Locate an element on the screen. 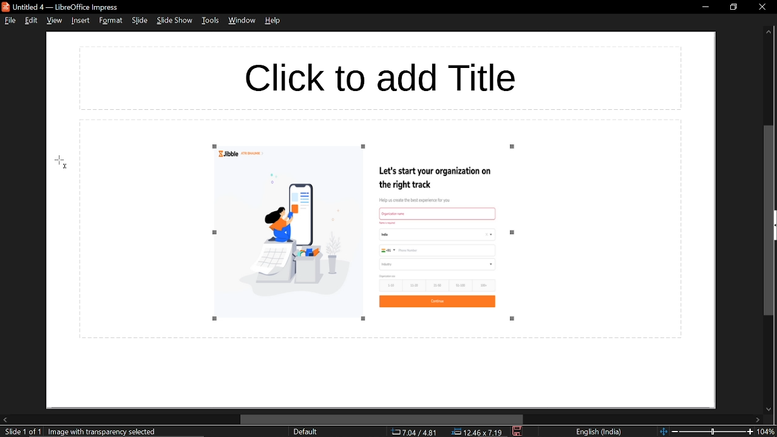 This screenshot has width=777, height=437.  image resized to 300x300 pixels. is located at coordinates (366, 232).